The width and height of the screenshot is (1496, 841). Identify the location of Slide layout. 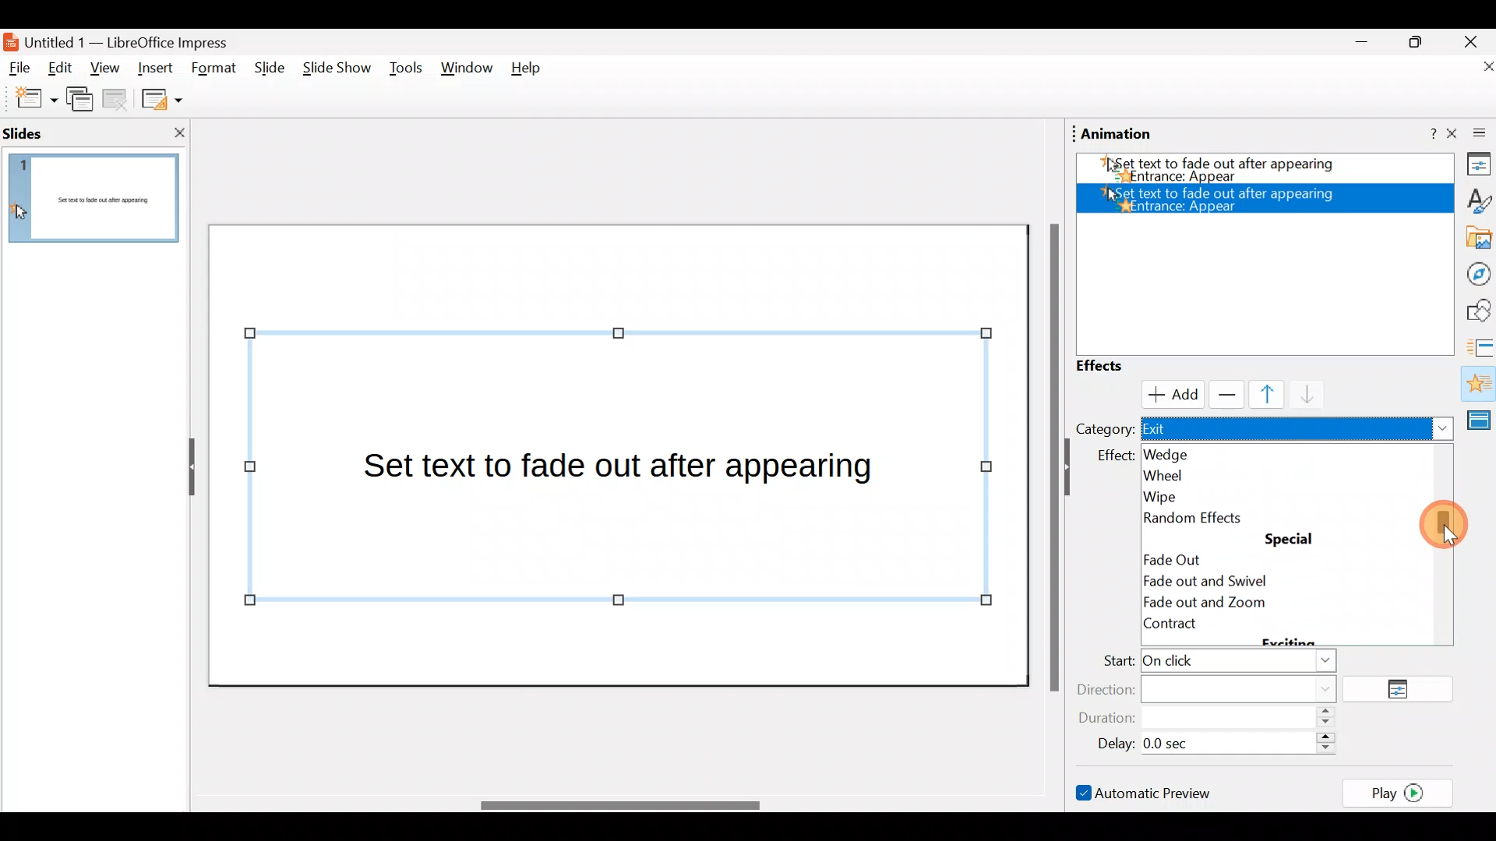
(161, 98).